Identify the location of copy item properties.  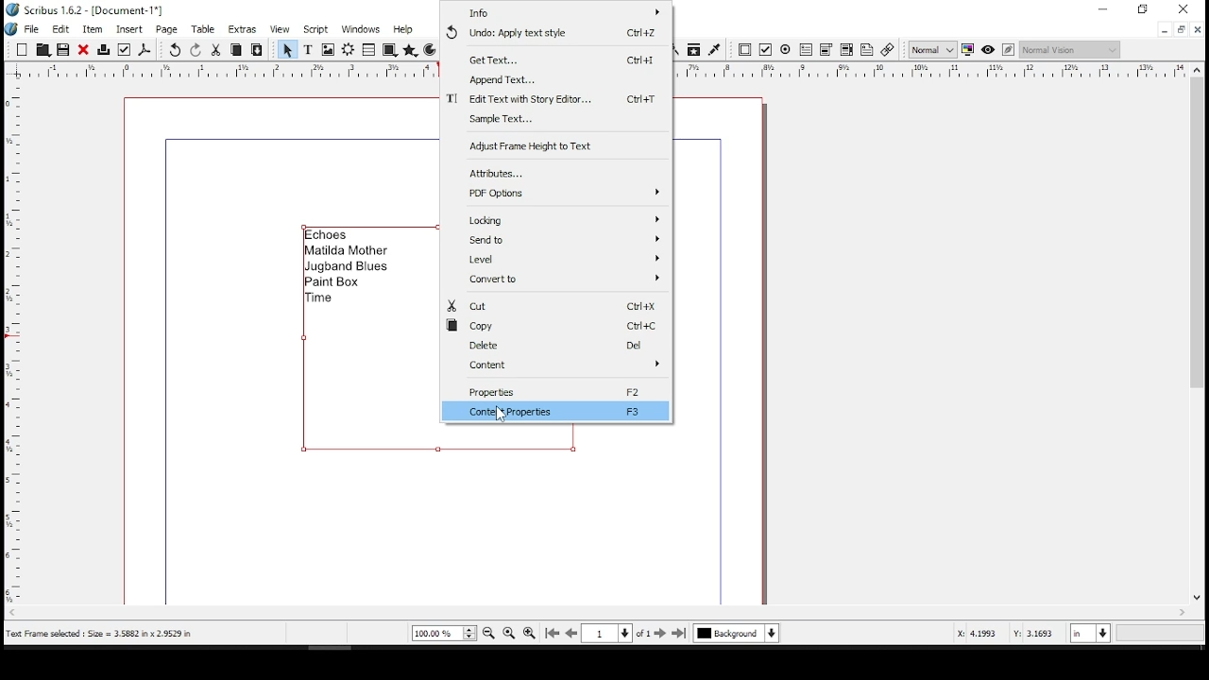
(691, 49).